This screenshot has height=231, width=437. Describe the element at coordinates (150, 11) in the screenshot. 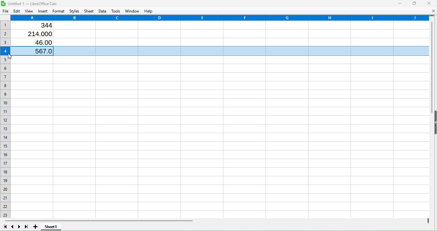

I see `Help` at that location.